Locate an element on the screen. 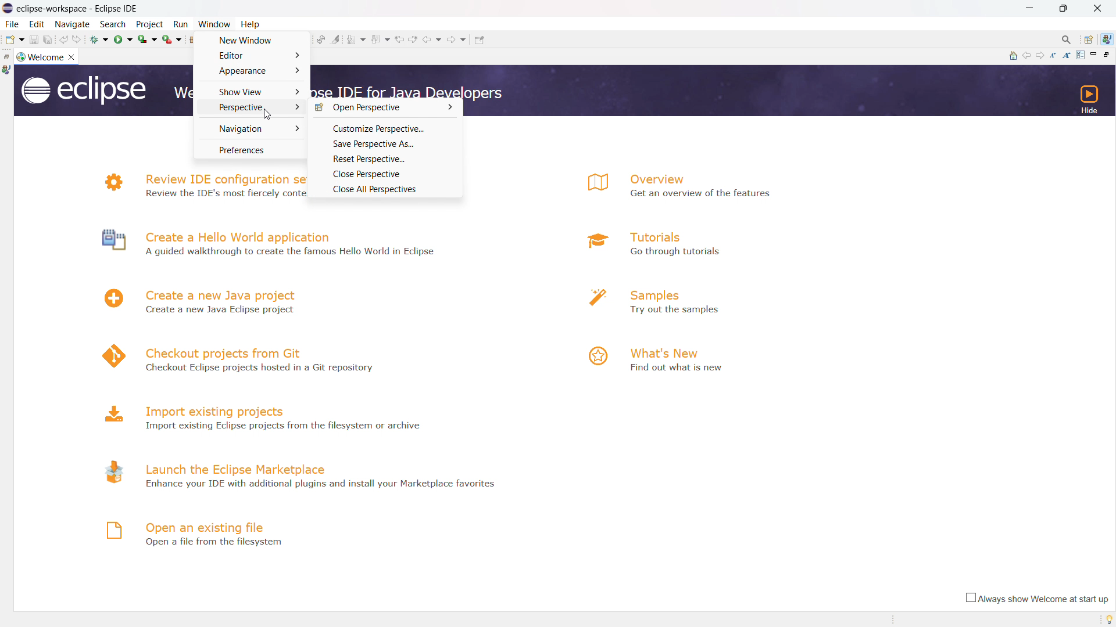 The image size is (1116, 627). navigation is located at coordinates (250, 128).